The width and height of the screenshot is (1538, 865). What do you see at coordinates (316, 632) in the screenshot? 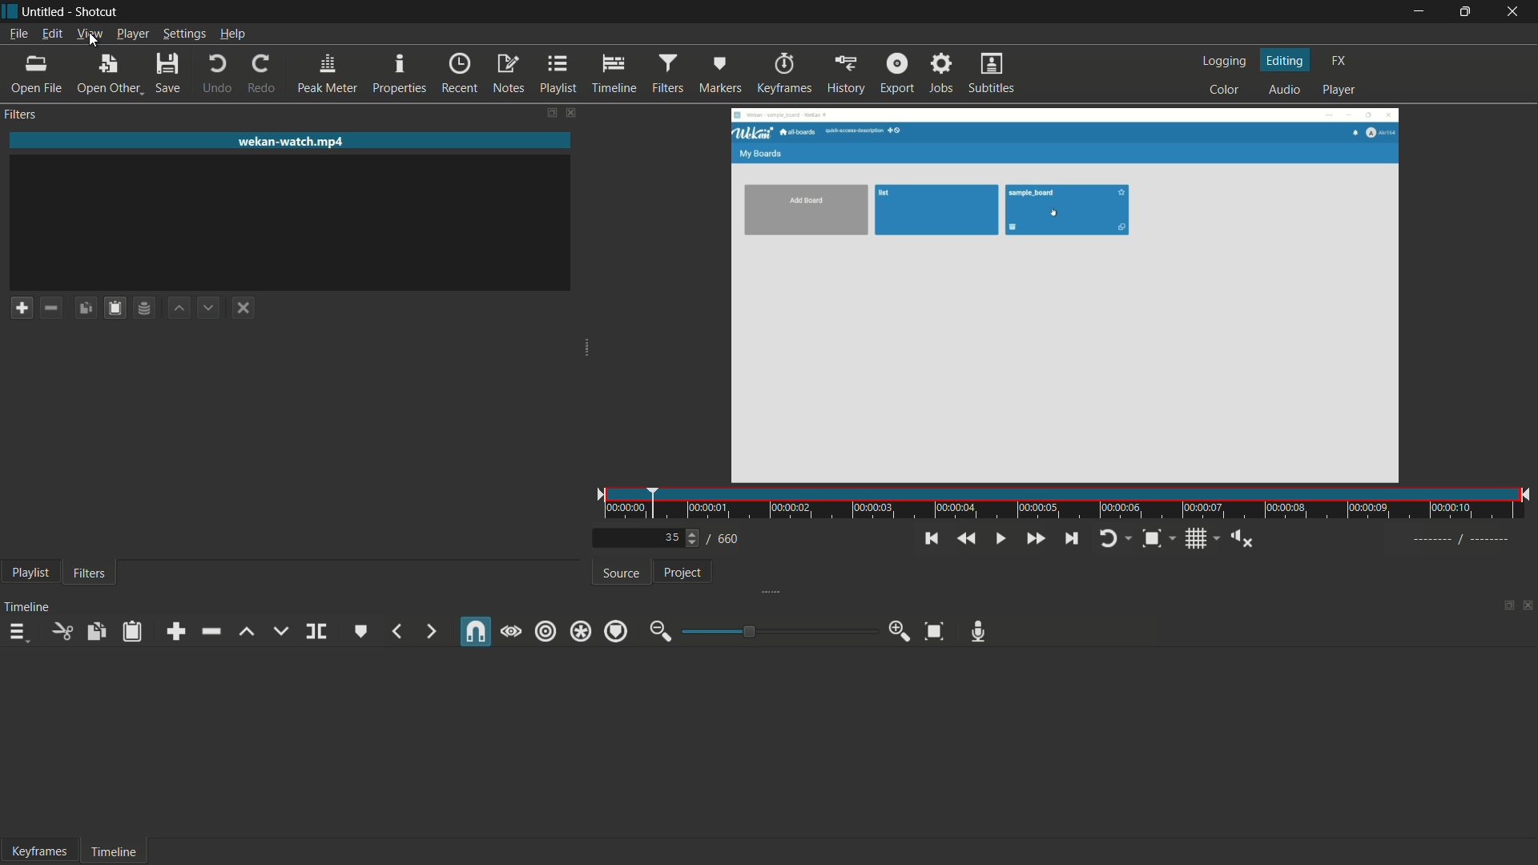
I see `split at playhead` at bounding box center [316, 632].